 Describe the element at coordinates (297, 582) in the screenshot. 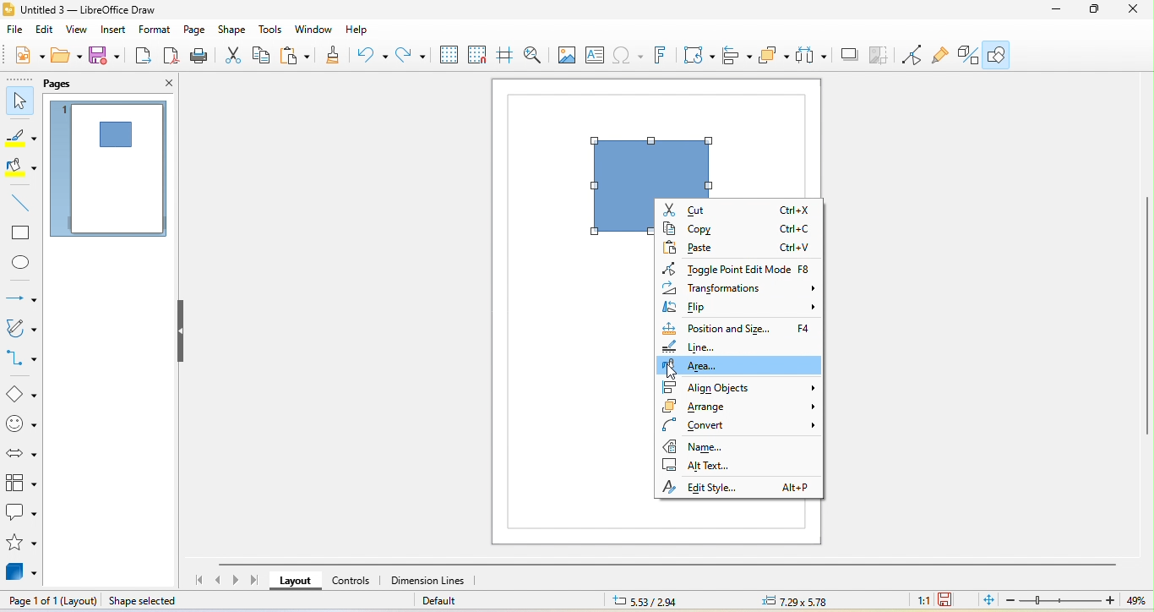

I see `layout` at that location.